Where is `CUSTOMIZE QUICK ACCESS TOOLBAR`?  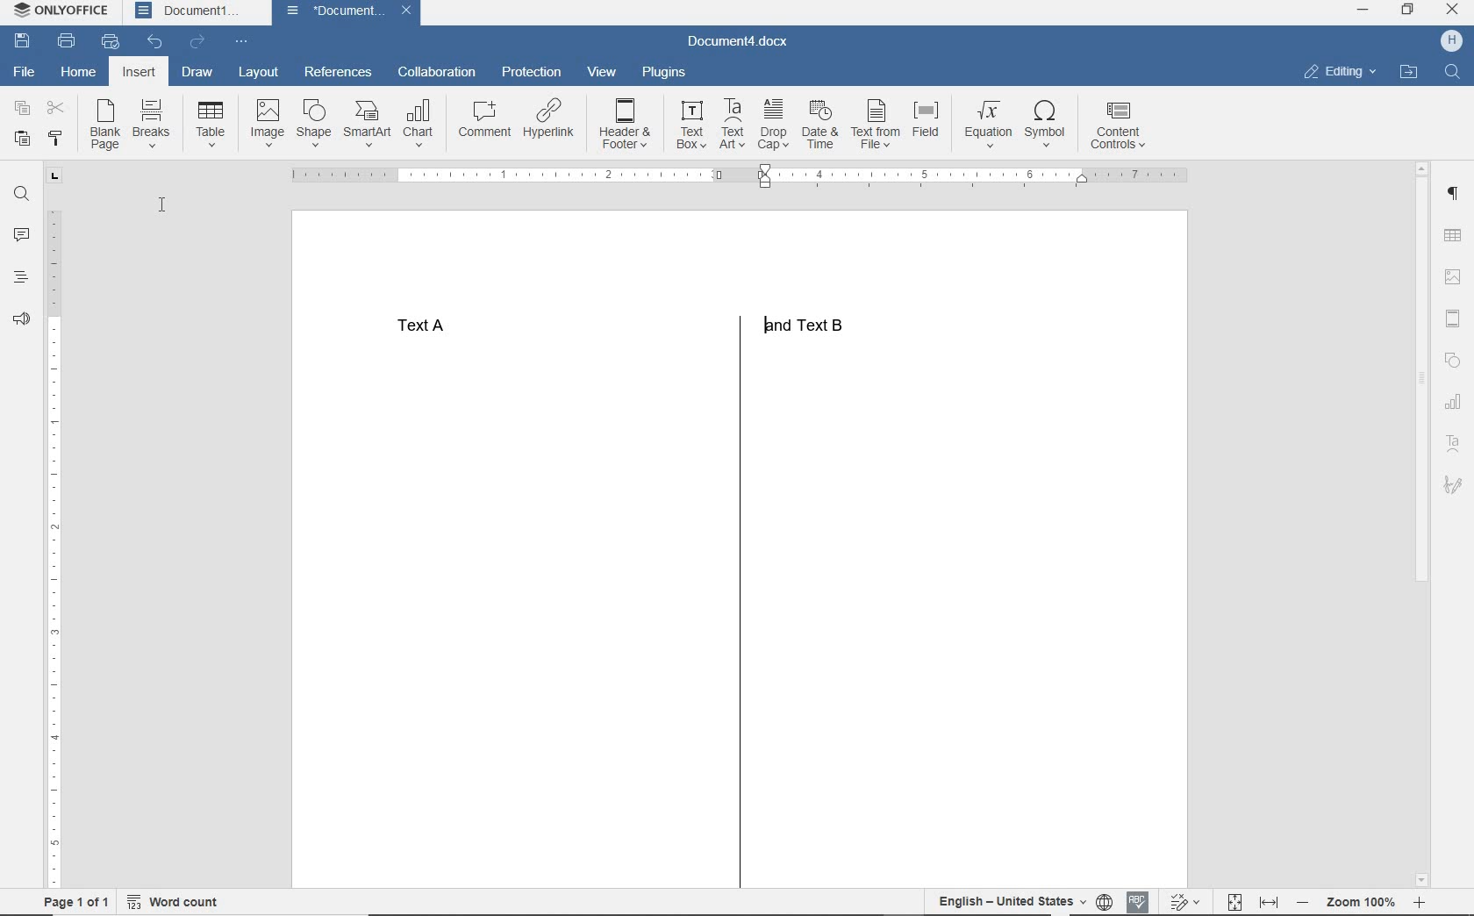
CUSTOMIZE QUICK ACCESS TOOLBAR is located at coordinates (244, 39).